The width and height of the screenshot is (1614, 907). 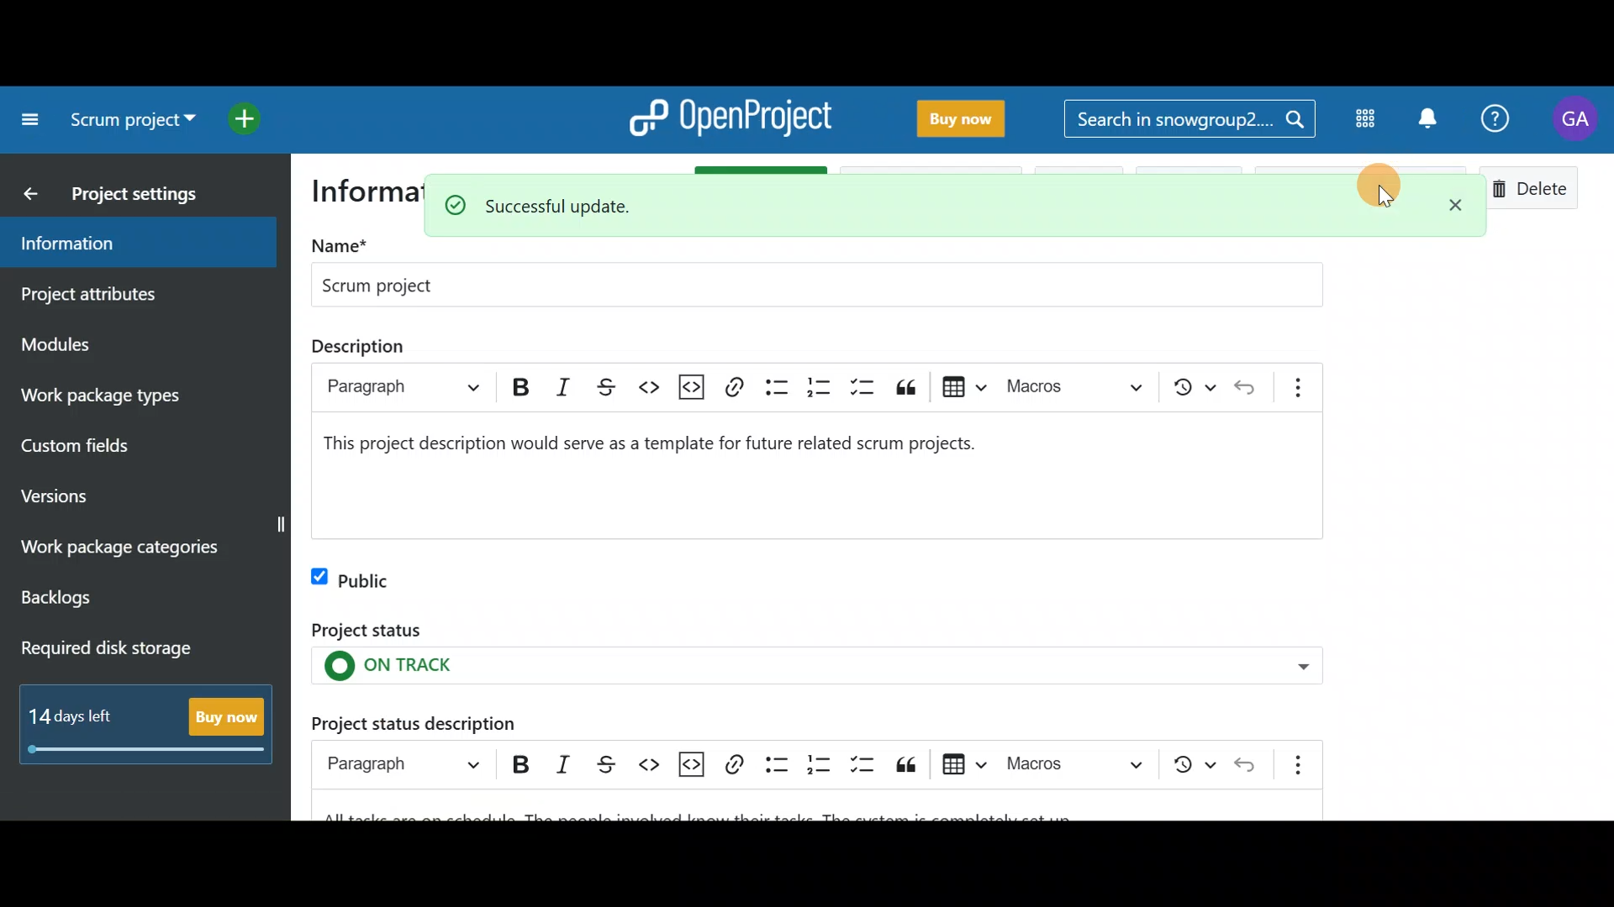 What do you see at coordinates (122, 598) in the screenshot?
I see `Backlogs` at bounding box center [122, 598].